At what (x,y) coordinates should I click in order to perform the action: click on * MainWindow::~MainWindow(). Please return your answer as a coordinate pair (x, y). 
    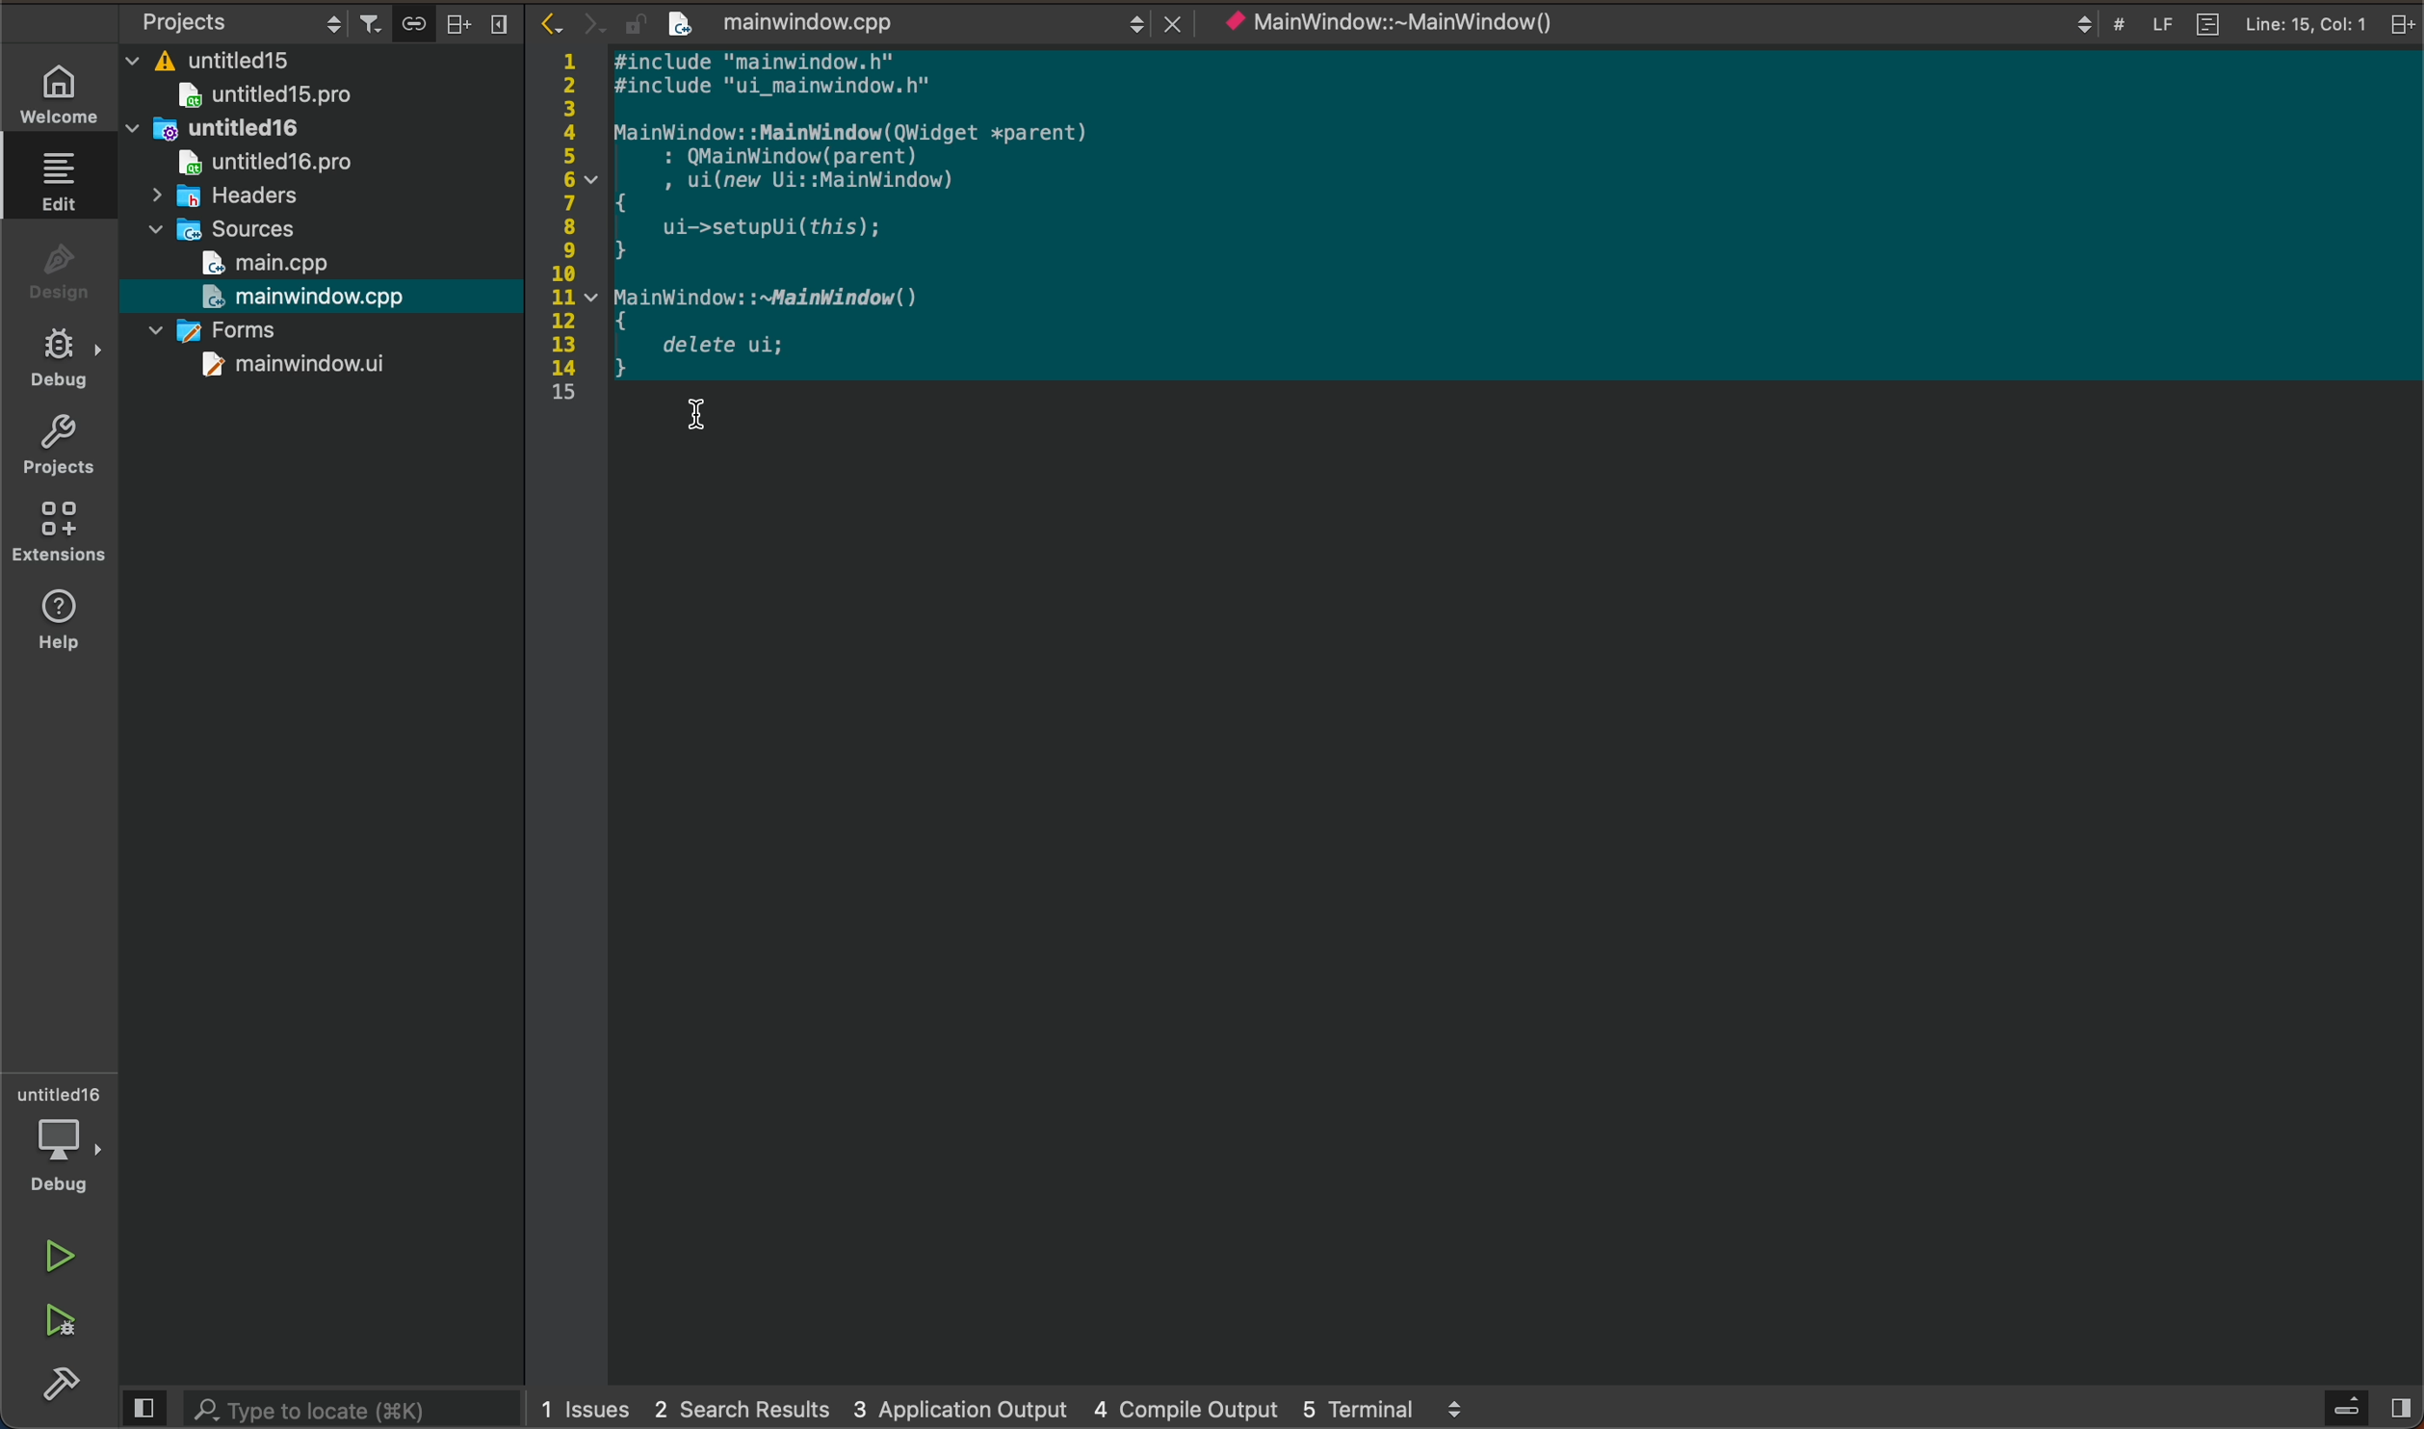
    Looking at the image, I should click on (1657, 22).